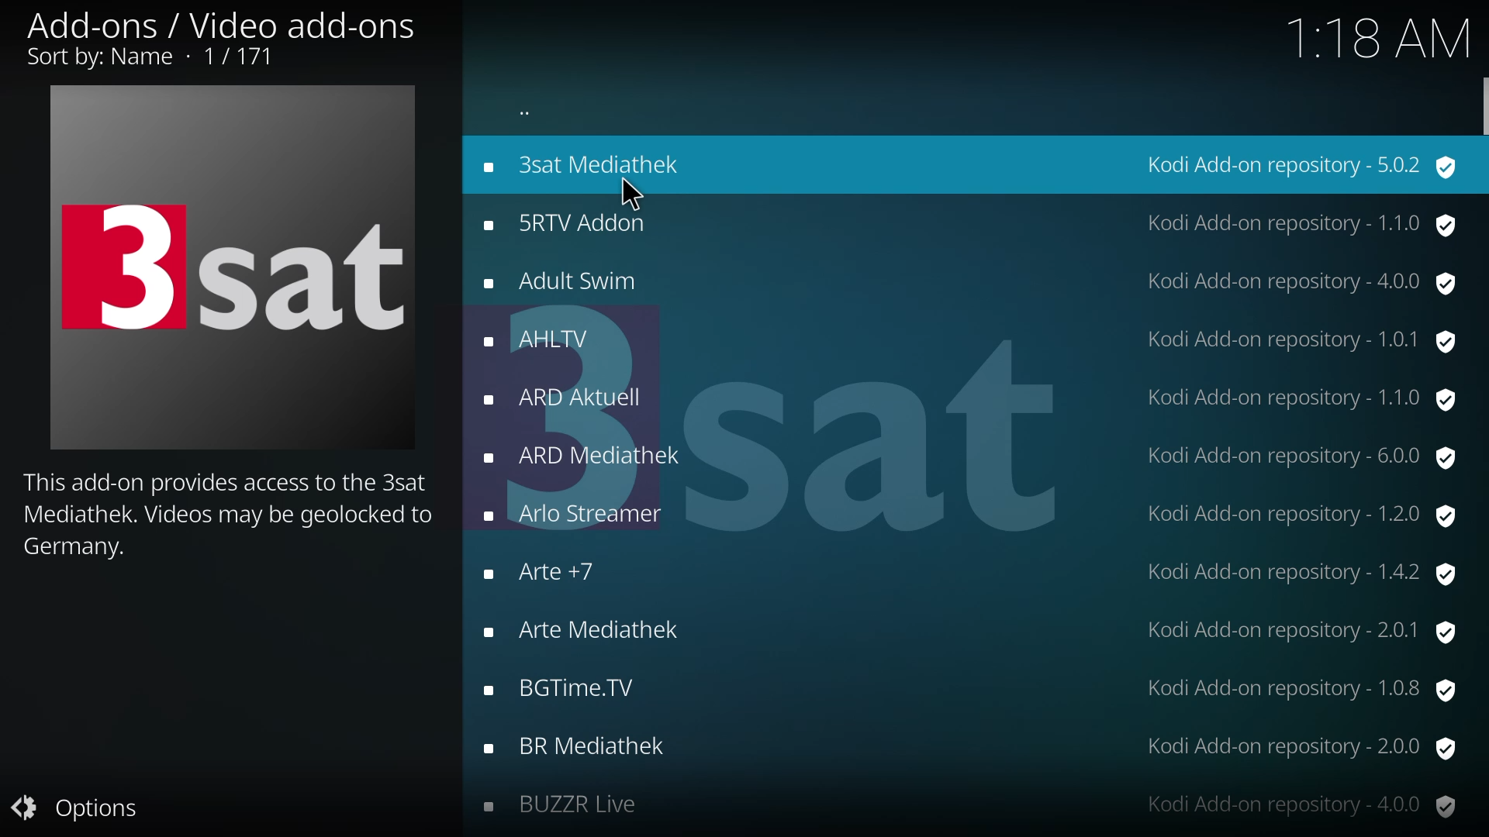  I want to click on cursor, so click(637, 195).